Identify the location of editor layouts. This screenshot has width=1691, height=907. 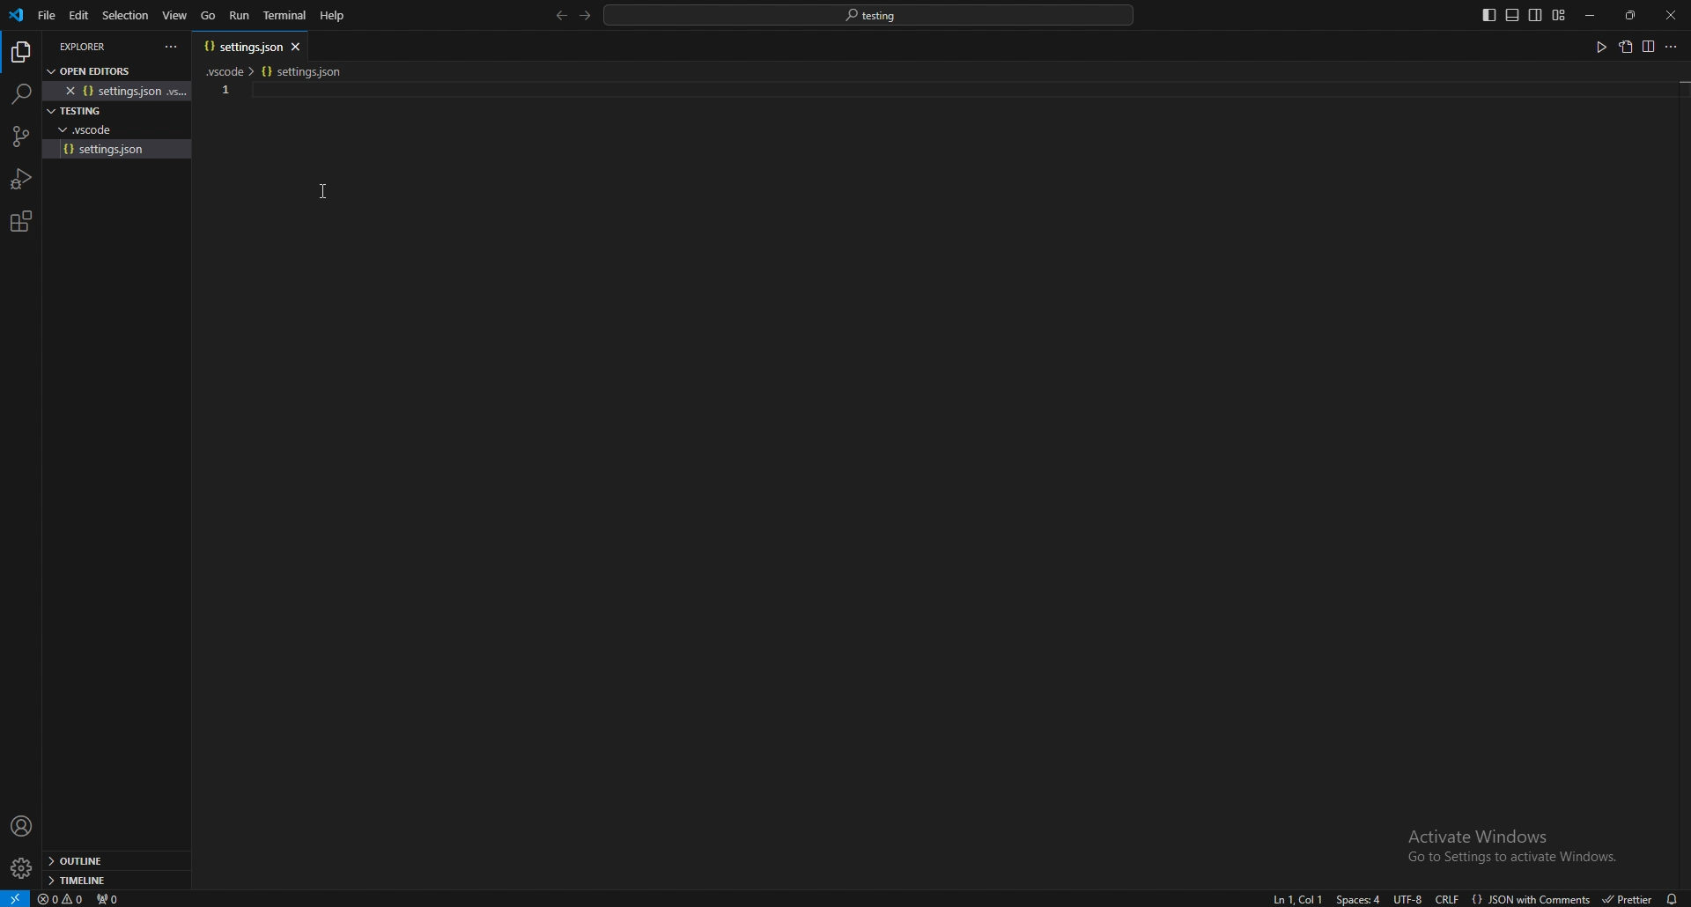
(1523, 15).